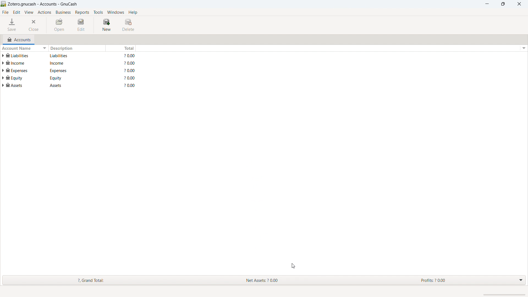 This screenshot has width=528, height=297. What do you see at coordinates (60, 25) in the screenshot?
I see `open` at bounding box center [60, 25].